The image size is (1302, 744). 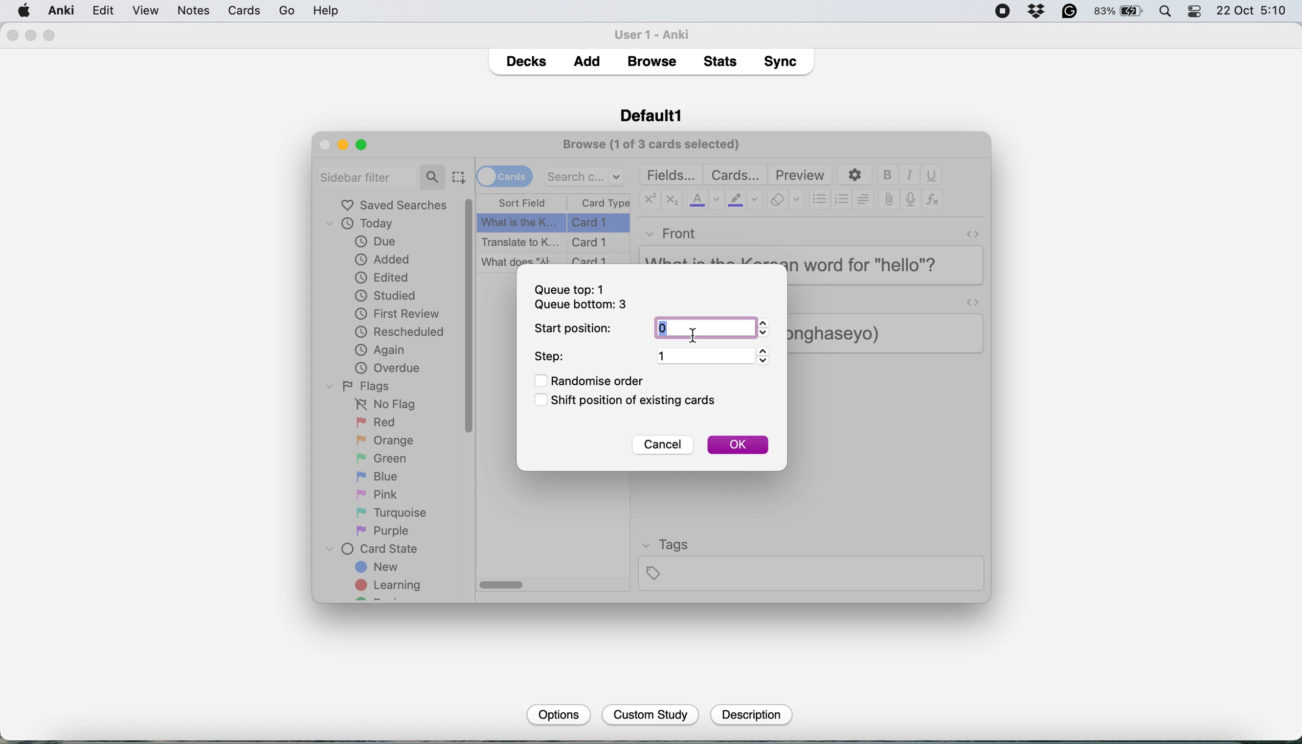 What do you see at coordinates (385, 475) in the screenshot?
I see `blue` at bounding box center [385, 475].